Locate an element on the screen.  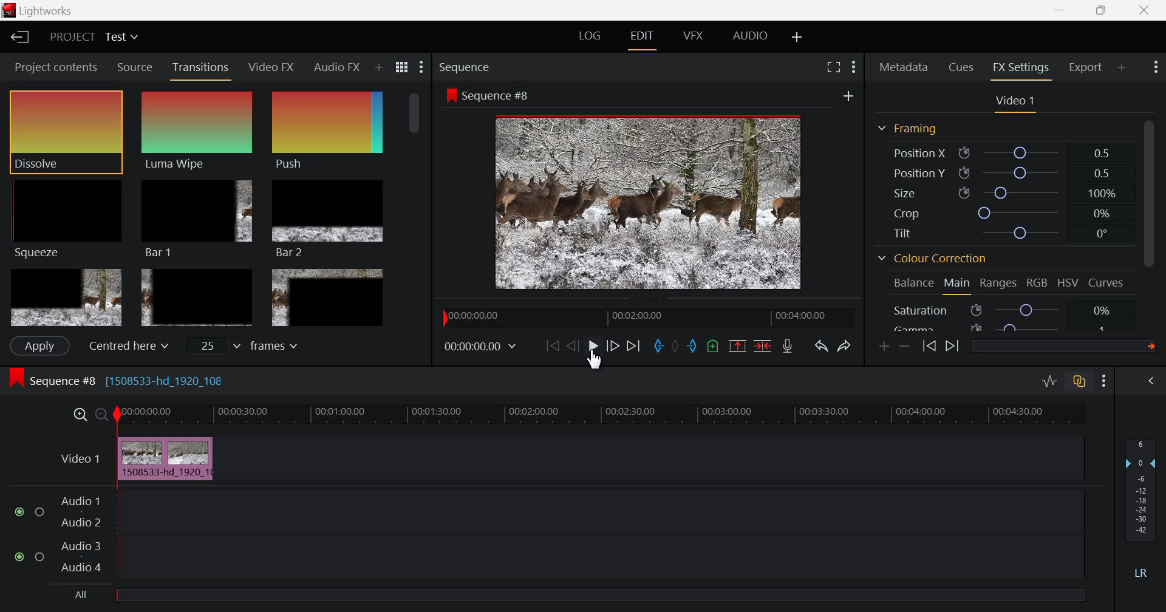
Toggle auto track sync is located at coordinates (1080, 381).